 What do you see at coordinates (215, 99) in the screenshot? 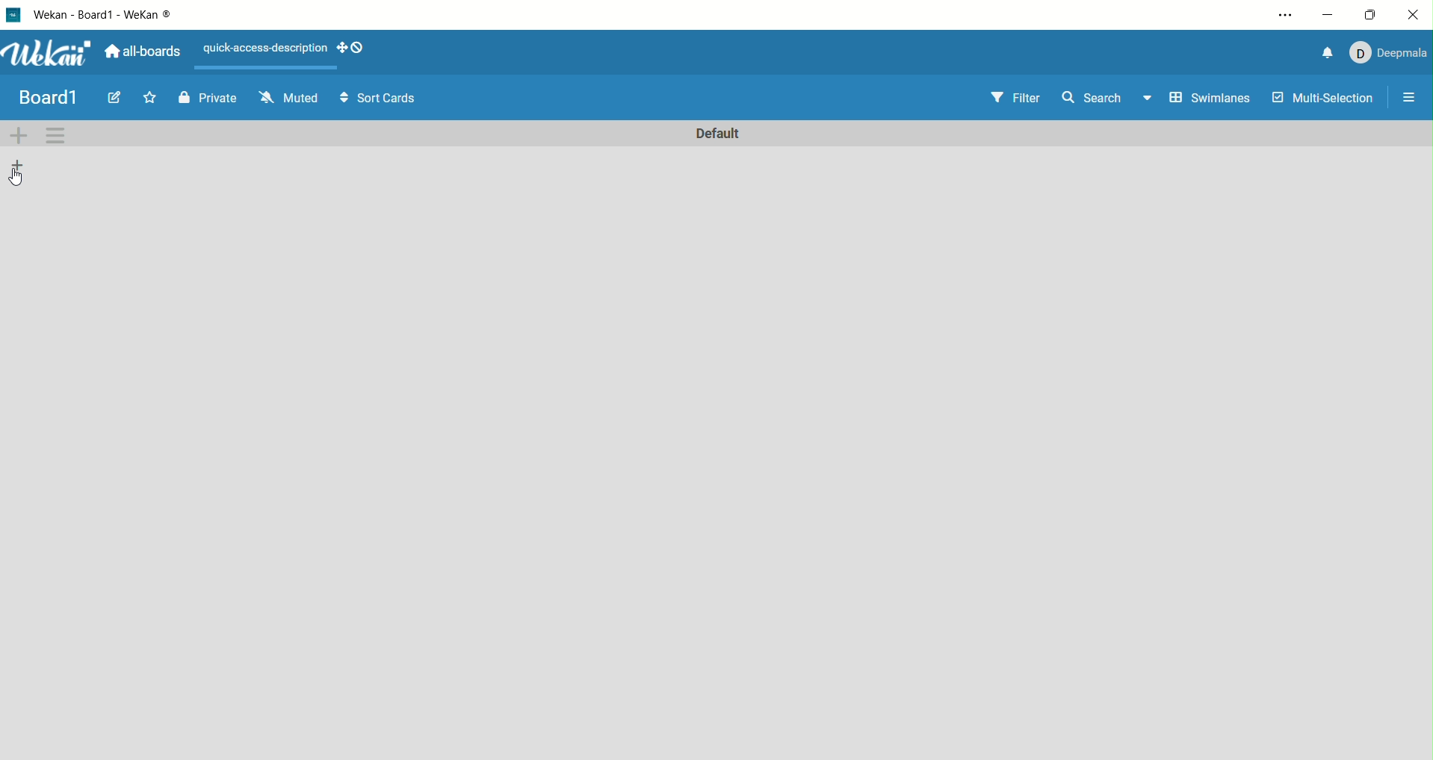
I see `private` at bounding box center [215, 99].